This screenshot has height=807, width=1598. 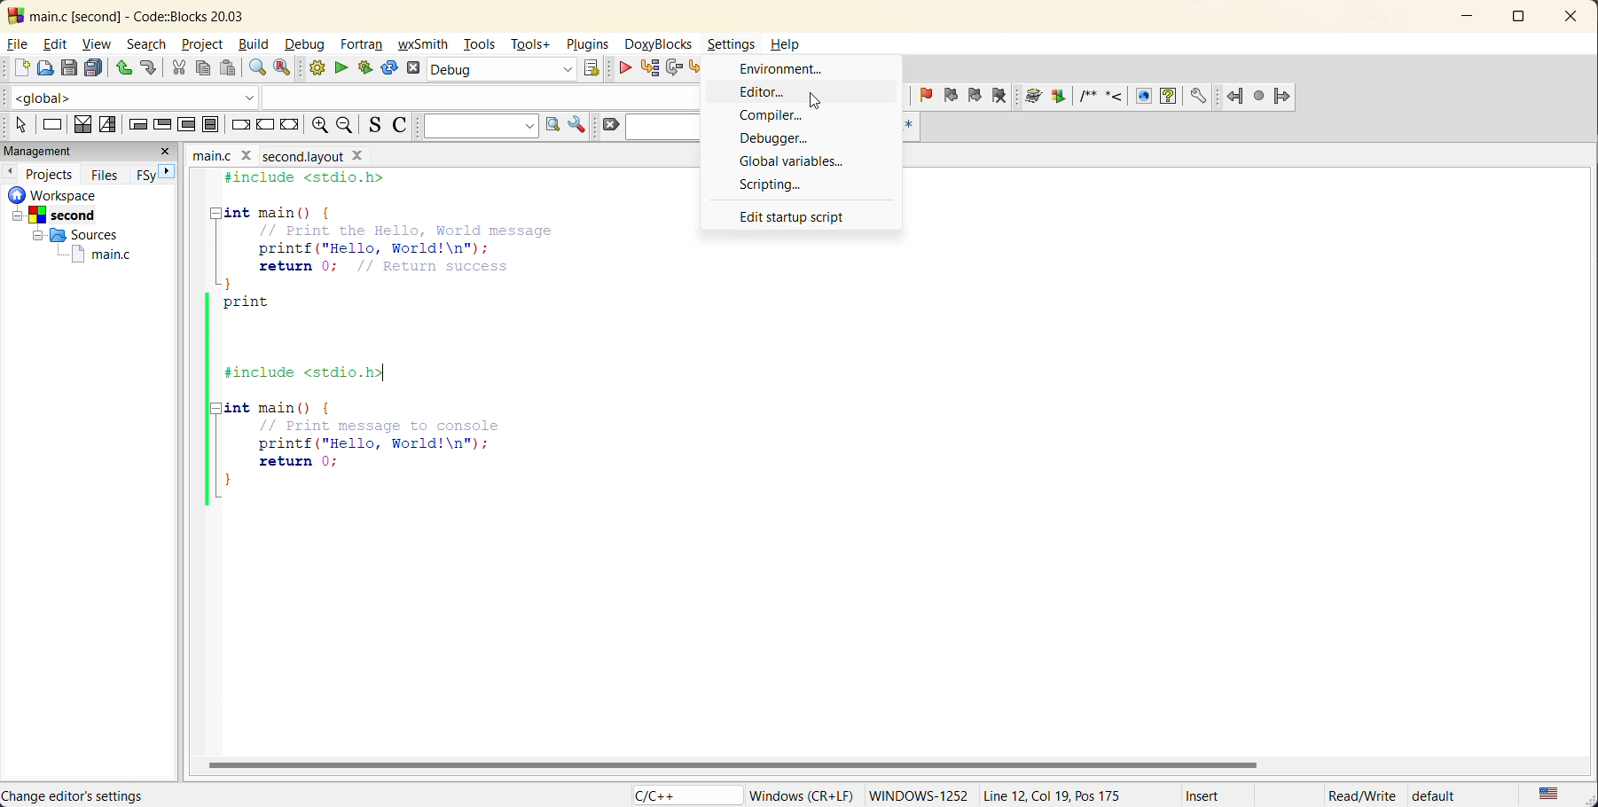 What do you see at coordinates (698, 67) in the screenshot?
I see `step into` at bounding box center [698, 67].